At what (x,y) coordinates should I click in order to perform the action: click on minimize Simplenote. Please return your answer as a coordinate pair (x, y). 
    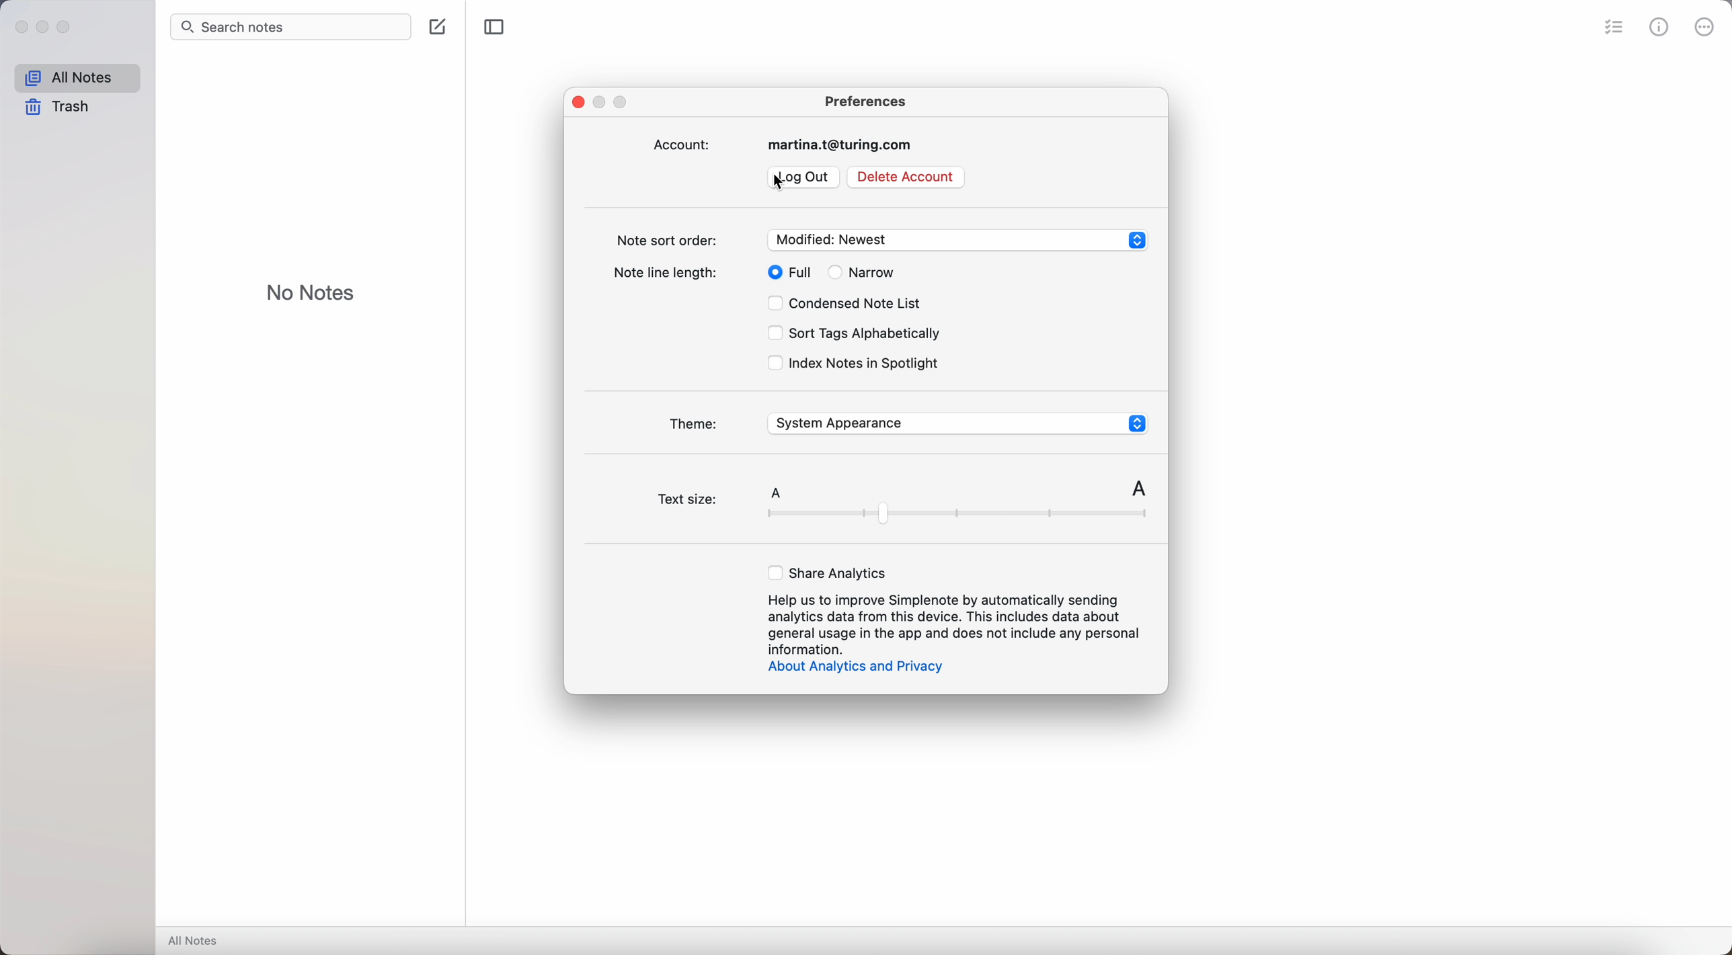
    Looking at the image, I should click on (44, 28).